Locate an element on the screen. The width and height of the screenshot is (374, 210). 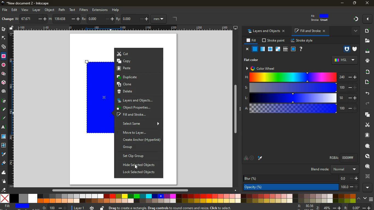
time is located at coordinates (92, 208).